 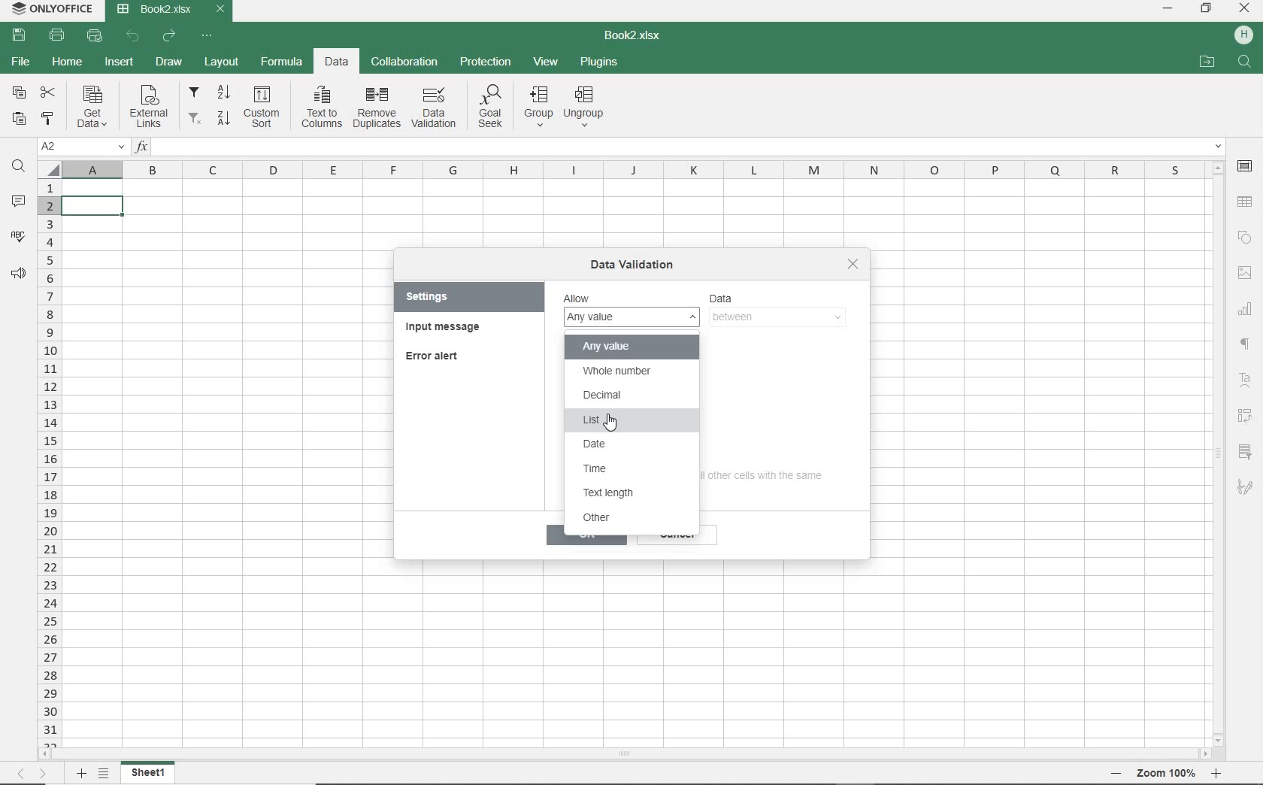 What do you see at coordinates (48, 93) in the screenshot?
I see `CUT` at bounding box center [48, 93].